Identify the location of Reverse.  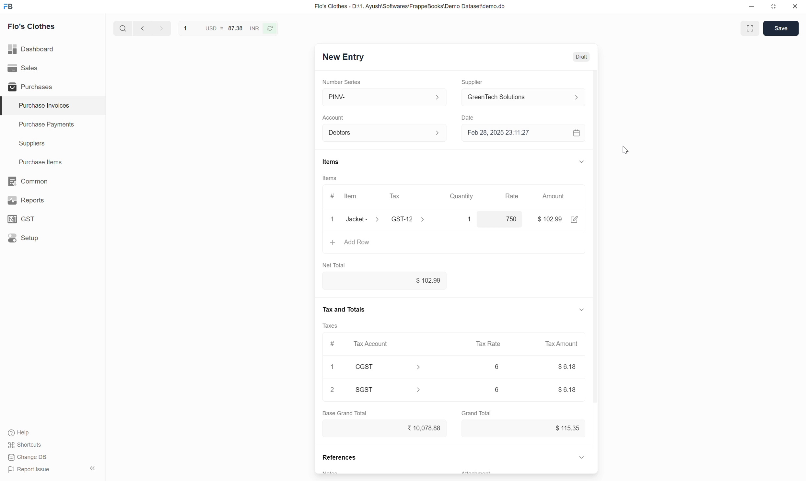
(269, 29).